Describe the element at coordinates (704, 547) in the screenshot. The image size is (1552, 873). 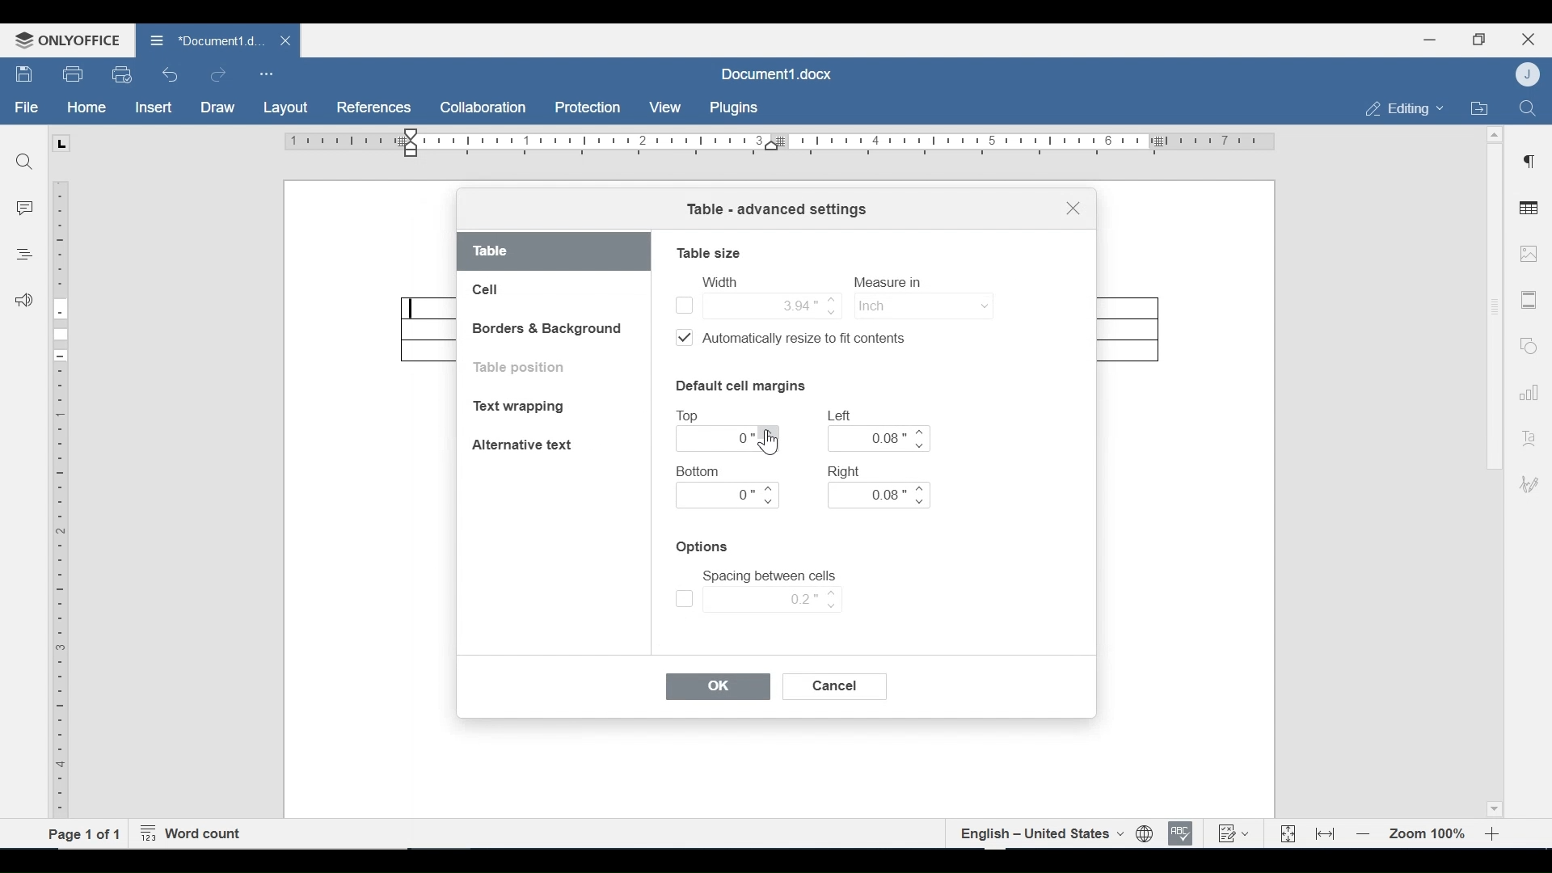
I see `Options` at that location.